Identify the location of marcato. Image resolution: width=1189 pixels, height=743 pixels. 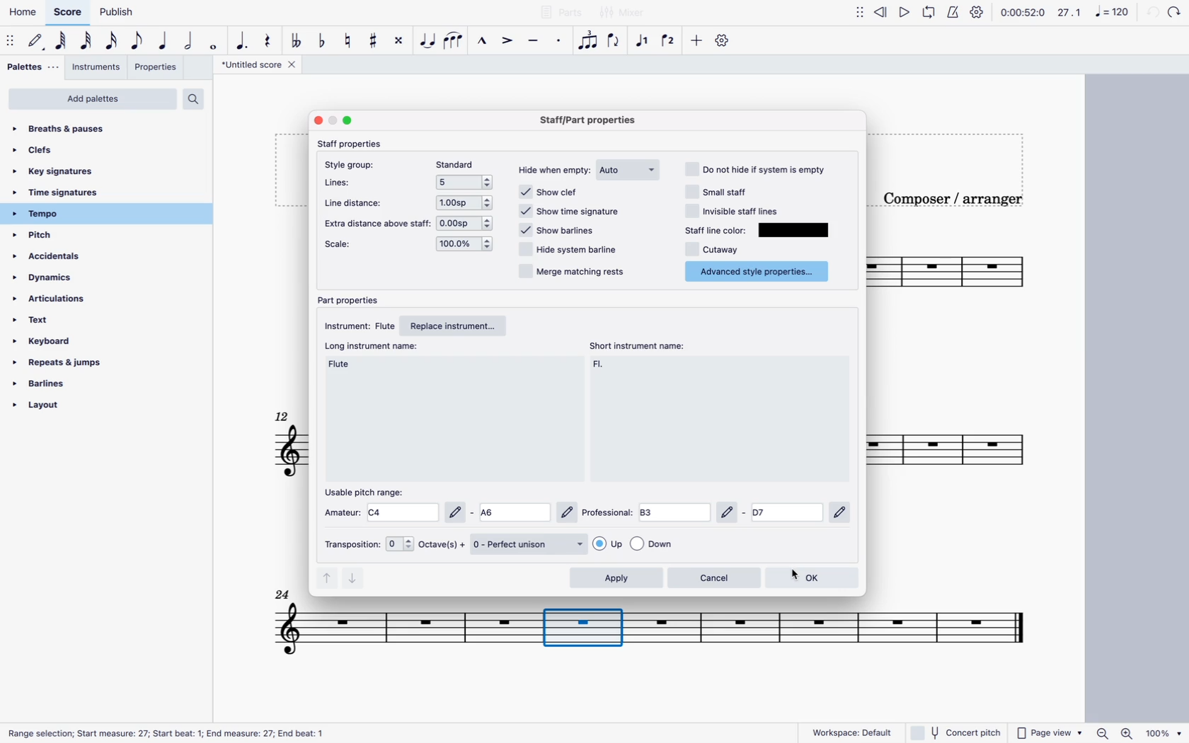
(483, 42).